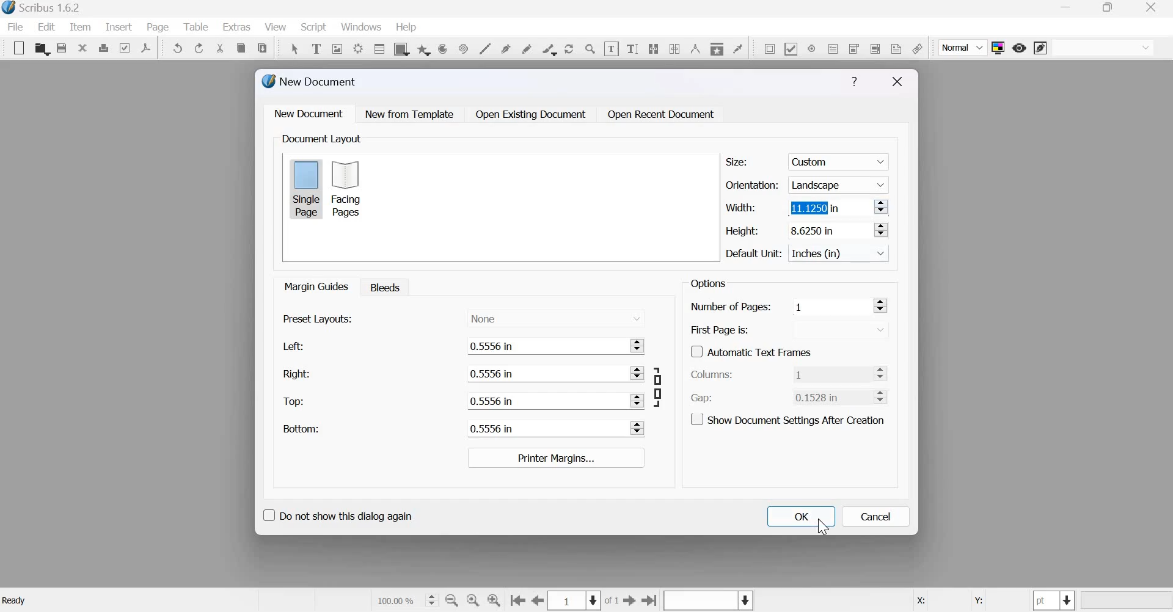  What do you see at coordinates (720, 329) in the screenshot?
I see `First Page is:` at bounding box center [720, 329].